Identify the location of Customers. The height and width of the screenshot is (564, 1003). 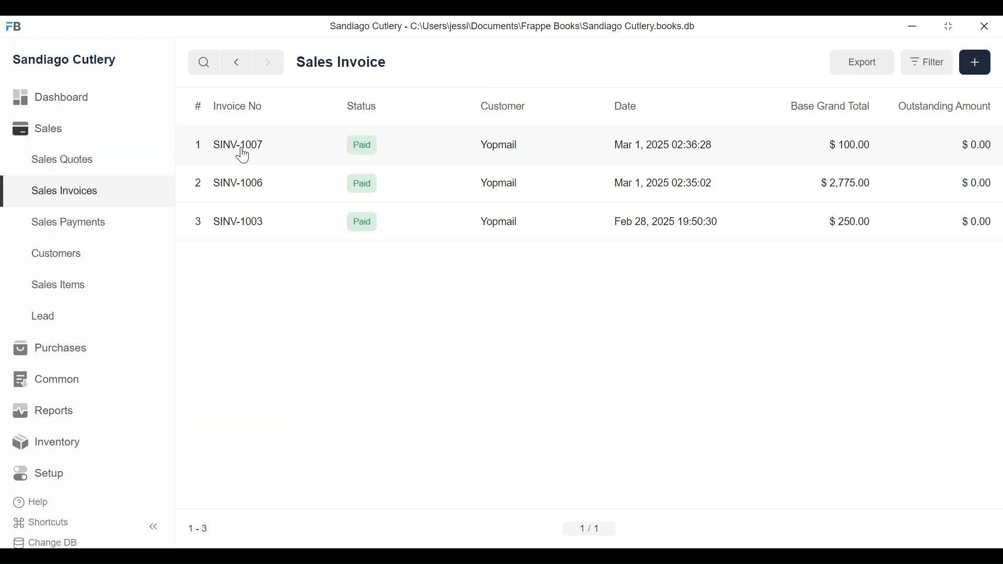
(57, 253).